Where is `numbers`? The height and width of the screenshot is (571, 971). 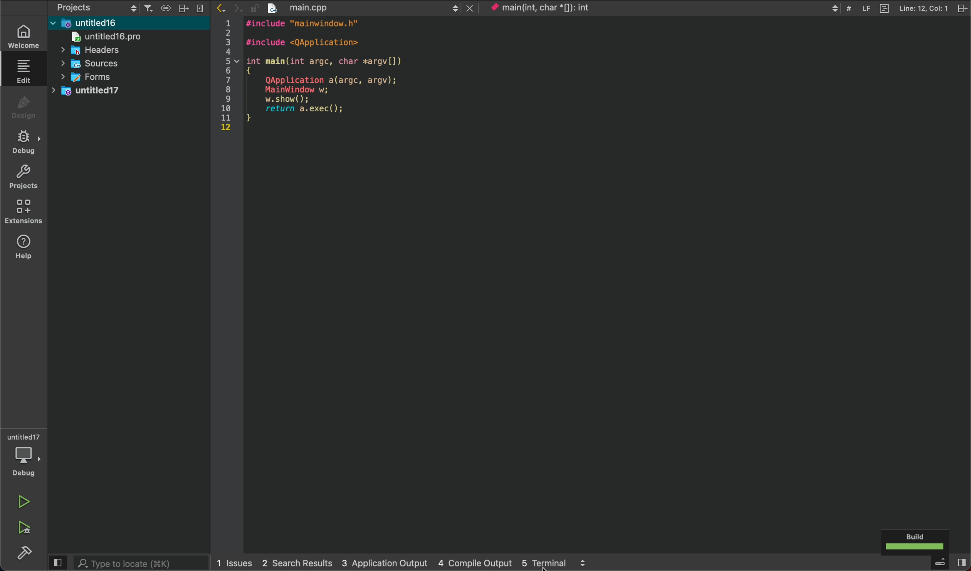 numbers is located at coordinates (225, 77).